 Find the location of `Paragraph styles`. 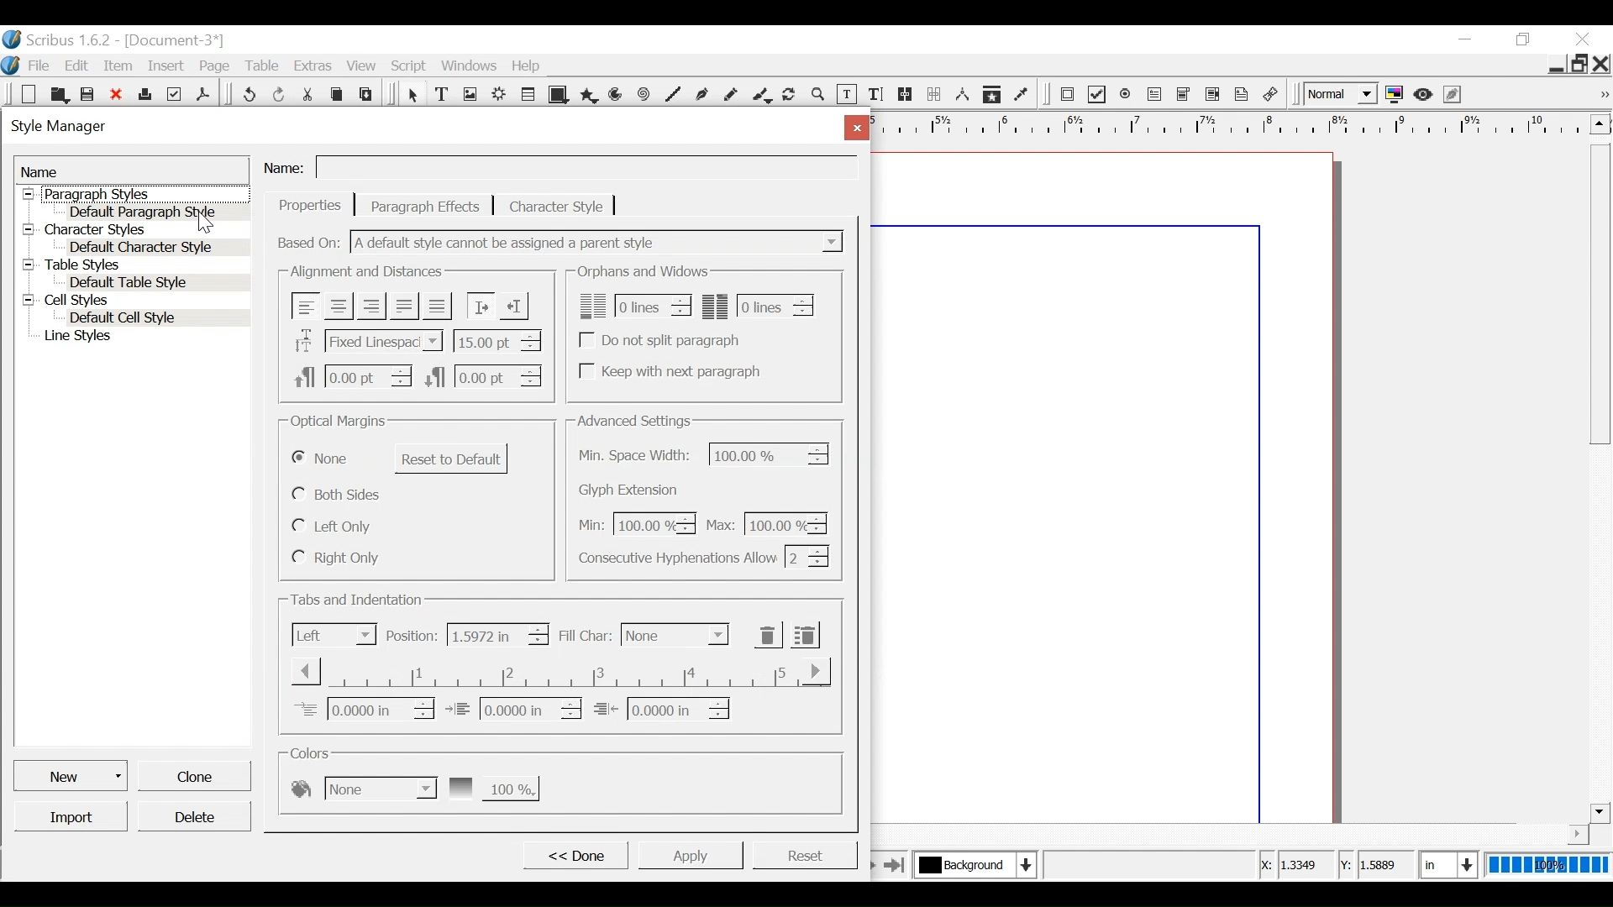

Paragraph styles is located at coordinates (134, 194).